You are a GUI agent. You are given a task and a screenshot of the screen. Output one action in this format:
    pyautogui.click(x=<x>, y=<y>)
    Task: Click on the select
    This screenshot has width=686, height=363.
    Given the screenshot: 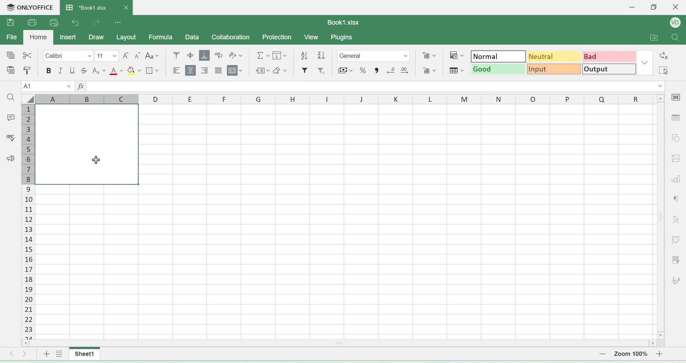 What is the action you would take?
    pyautogui.click(x=664, y=70)
    